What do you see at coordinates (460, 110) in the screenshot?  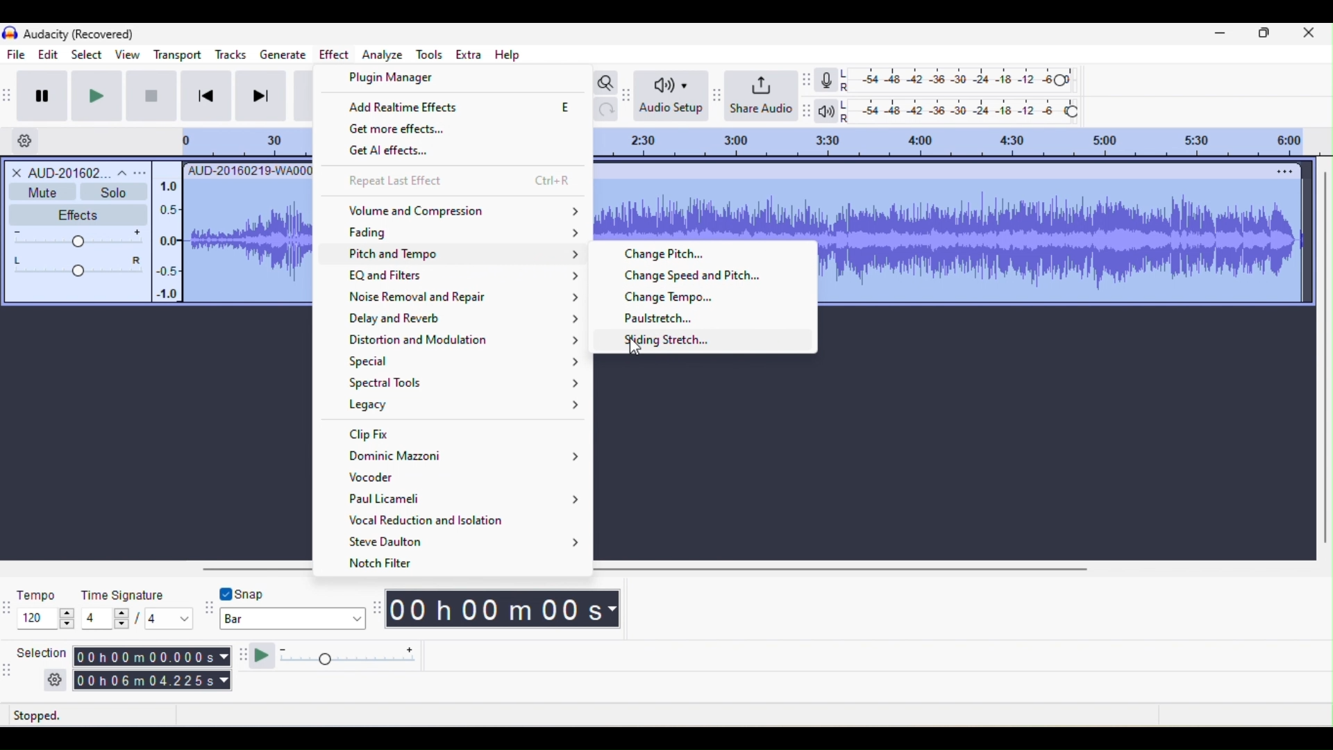 I see `add realtime effects` at bounding box center [460, 110].